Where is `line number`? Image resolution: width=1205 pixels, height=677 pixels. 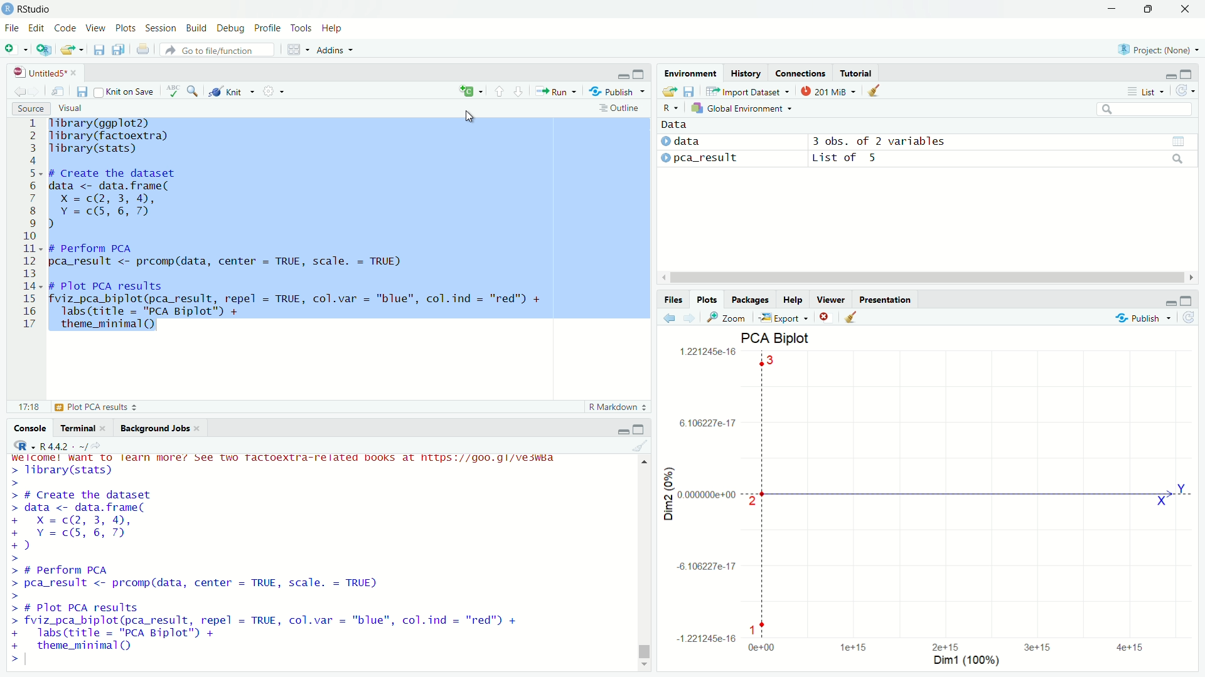
line number is located at coordinates (31, 224).